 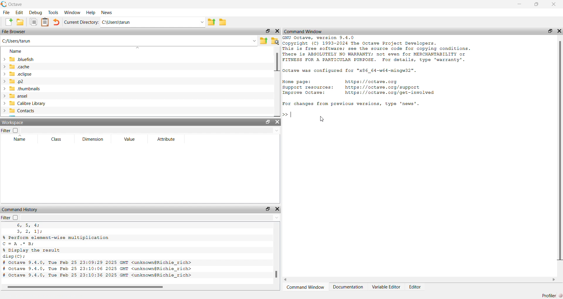 I want to click on cache, so click(x=16, y=67).